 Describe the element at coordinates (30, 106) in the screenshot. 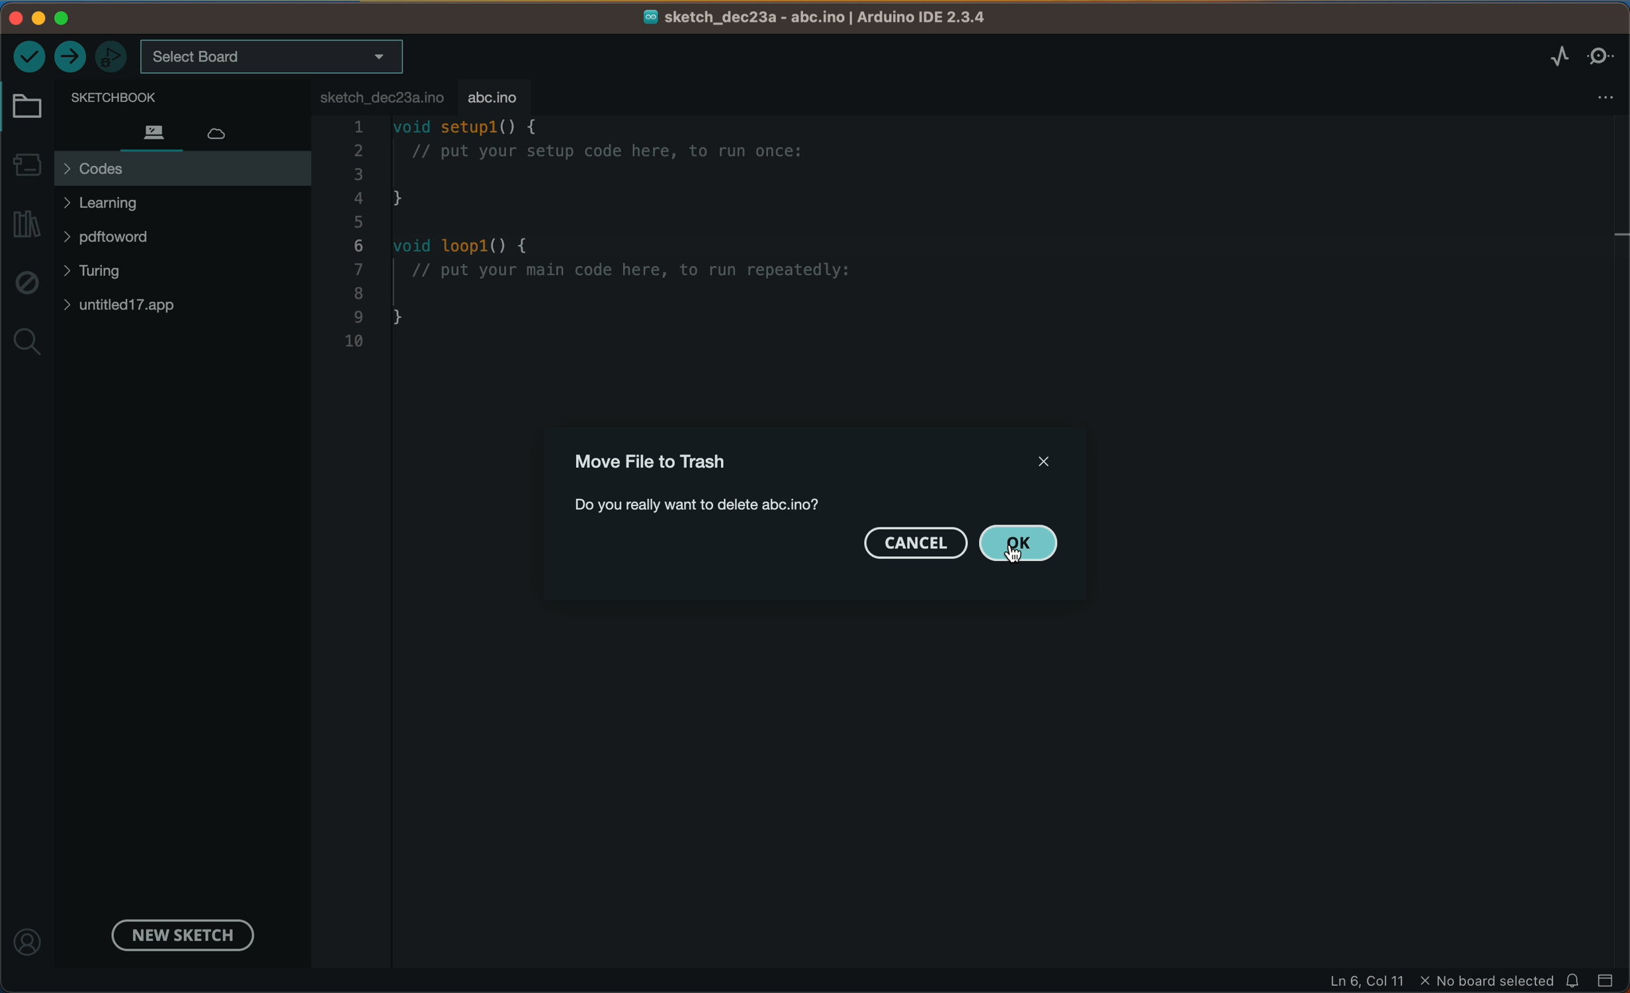

I see `folder` at that location.